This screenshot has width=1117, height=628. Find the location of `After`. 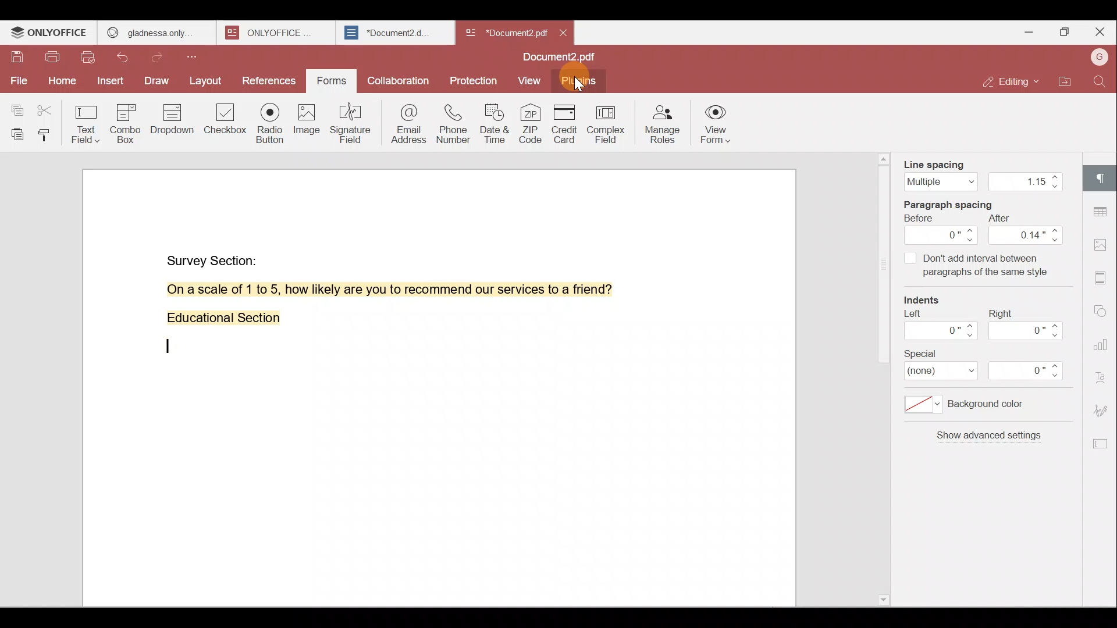

After is located at coordinates (1027, 230).